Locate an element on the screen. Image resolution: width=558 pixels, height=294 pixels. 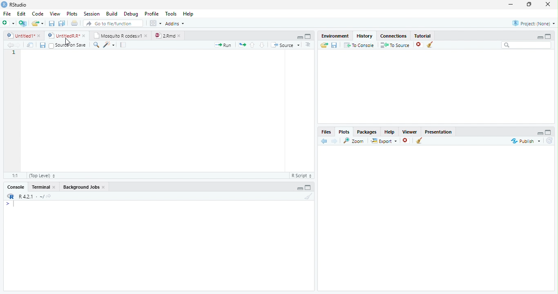
Profile is located at coordinates (153, 13).